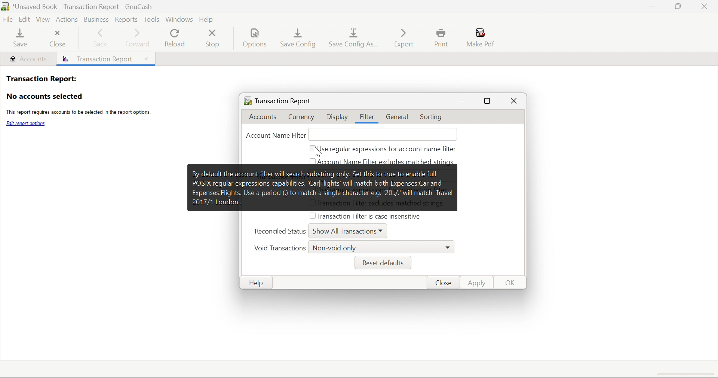 This screenshot has height=378, width=718. Describe the element at coordinates (274, 135) in the screenshot. I see `Account Name Filter` at that location.